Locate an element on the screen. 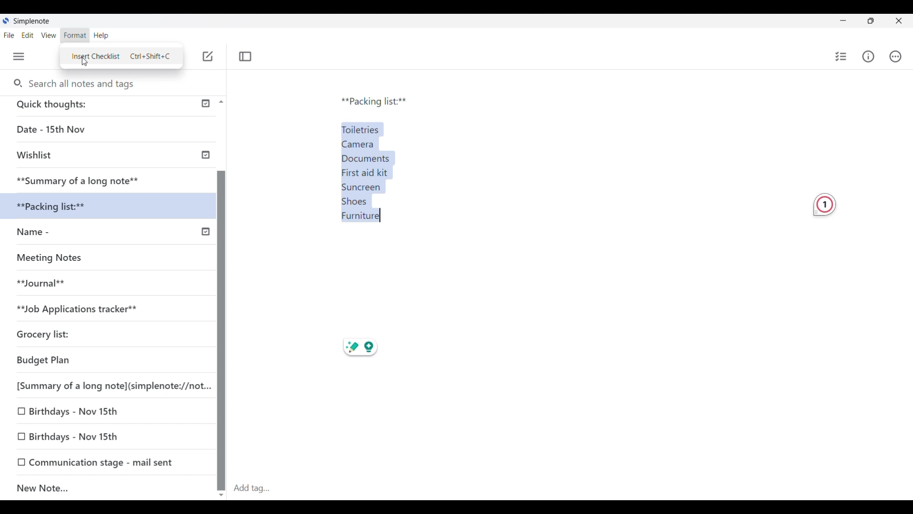 The image size is (913, 514). Name - is located at coordinates (53, 233).